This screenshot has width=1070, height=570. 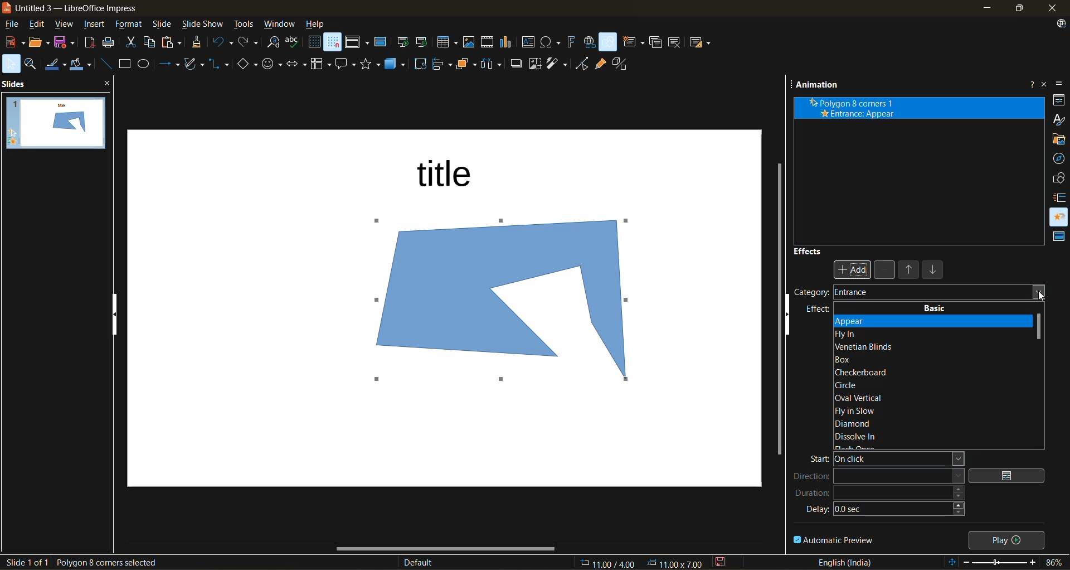 What do you see at coordinates (89, 42) in the screenshot?
I see `export as pdf` at bounding box center [89, 42].